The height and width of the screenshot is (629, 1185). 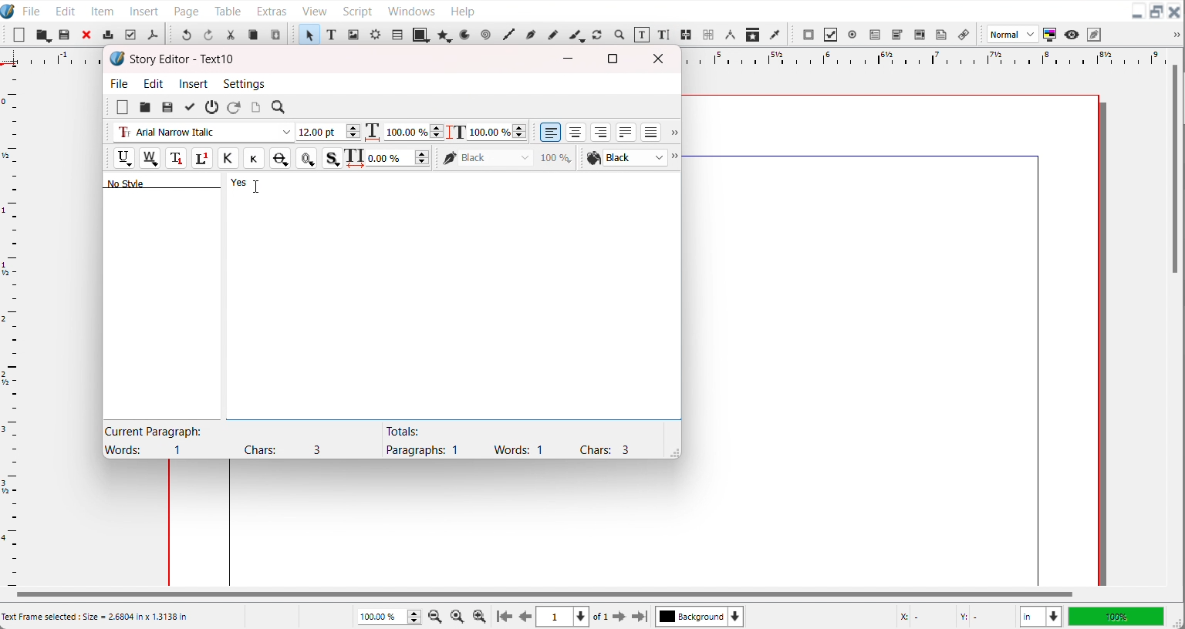 What do you see at coordinates (642, 35) in the screenshot?
I see `Edit content with frame` at bounding box center [642, 35].